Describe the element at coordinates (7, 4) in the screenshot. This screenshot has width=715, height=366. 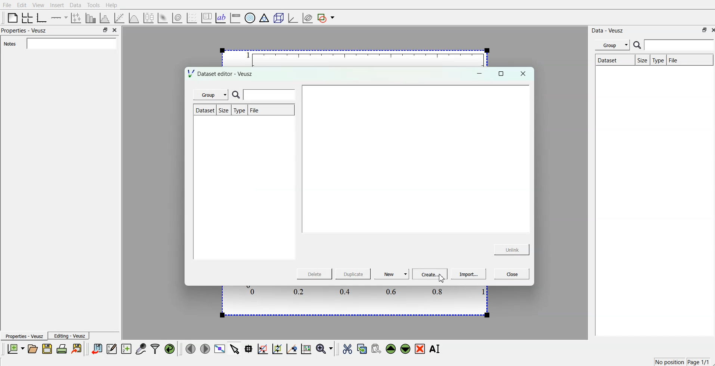
I see `File` at that location.